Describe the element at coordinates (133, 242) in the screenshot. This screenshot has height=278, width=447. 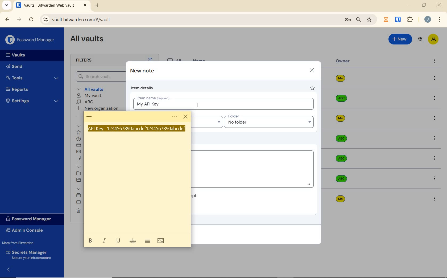
I see `strikethrough` at that location.